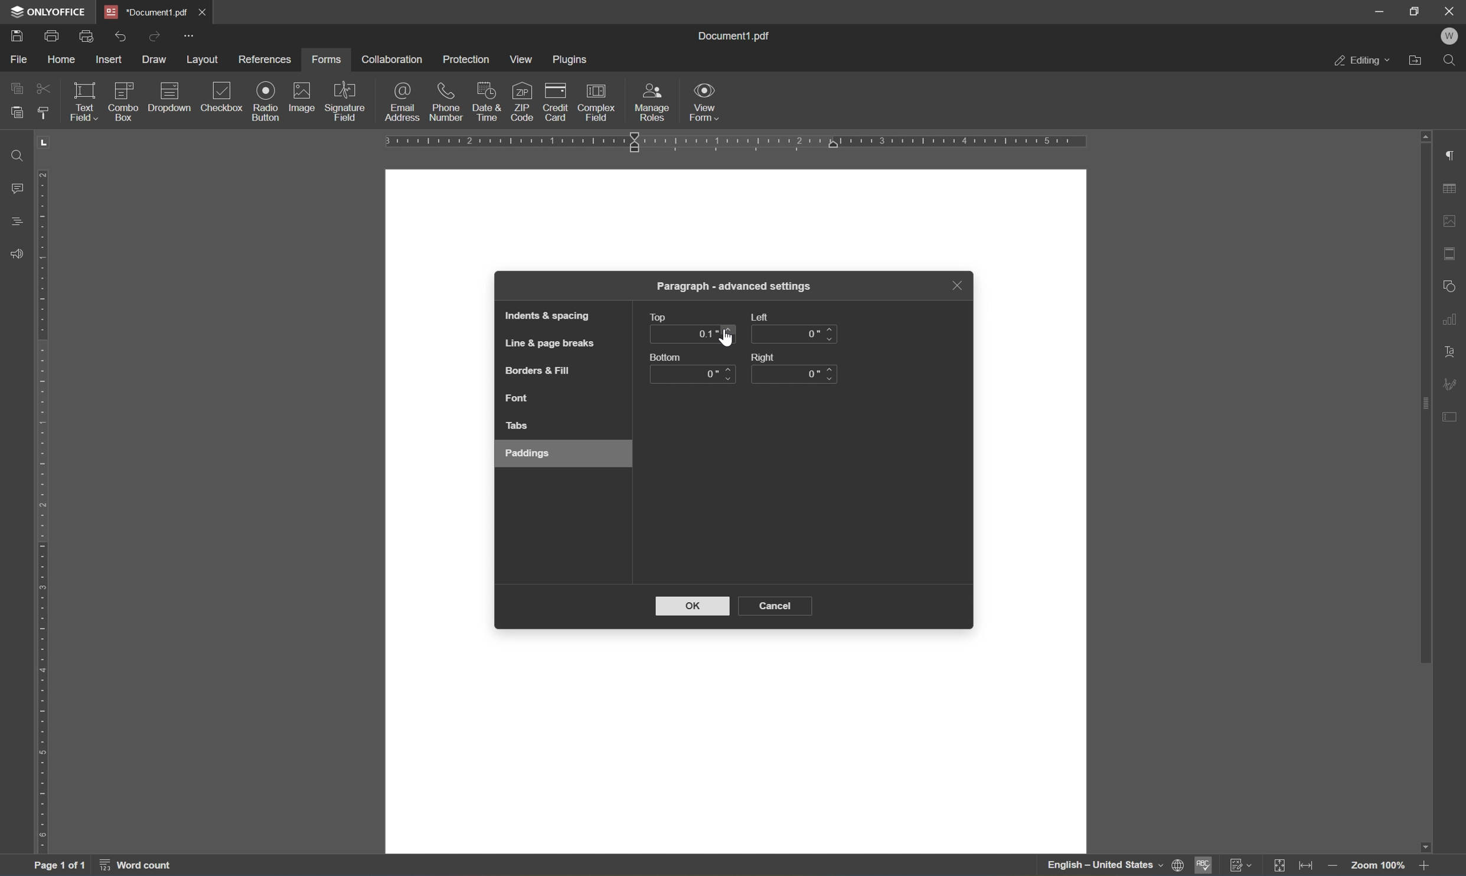 This screenshot has width=1466, height=876. What do you see at coordinates (330, 58) in the screenshot?
I see `forms` at bounding box center [330, 58].